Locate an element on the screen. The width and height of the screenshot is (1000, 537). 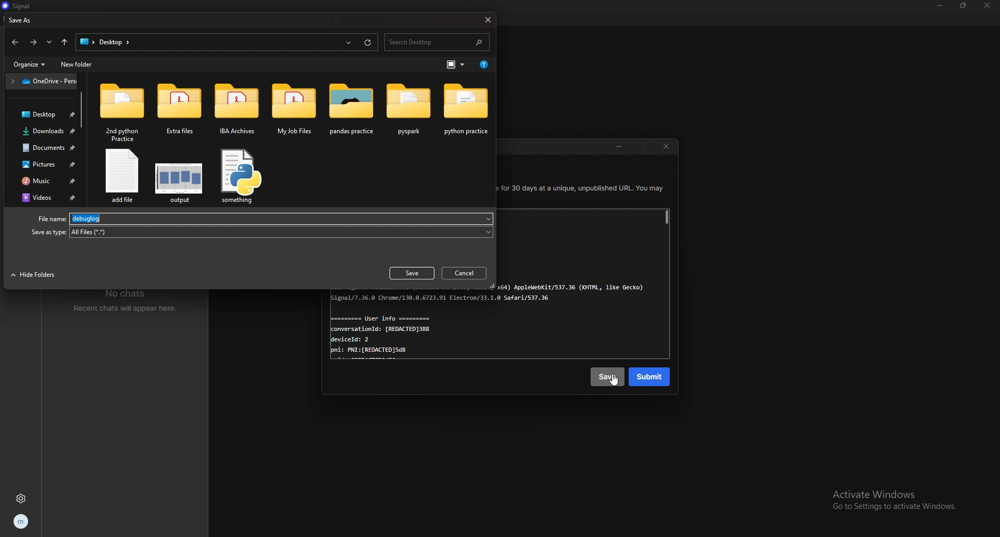
close is located at coordinates (988, 5).